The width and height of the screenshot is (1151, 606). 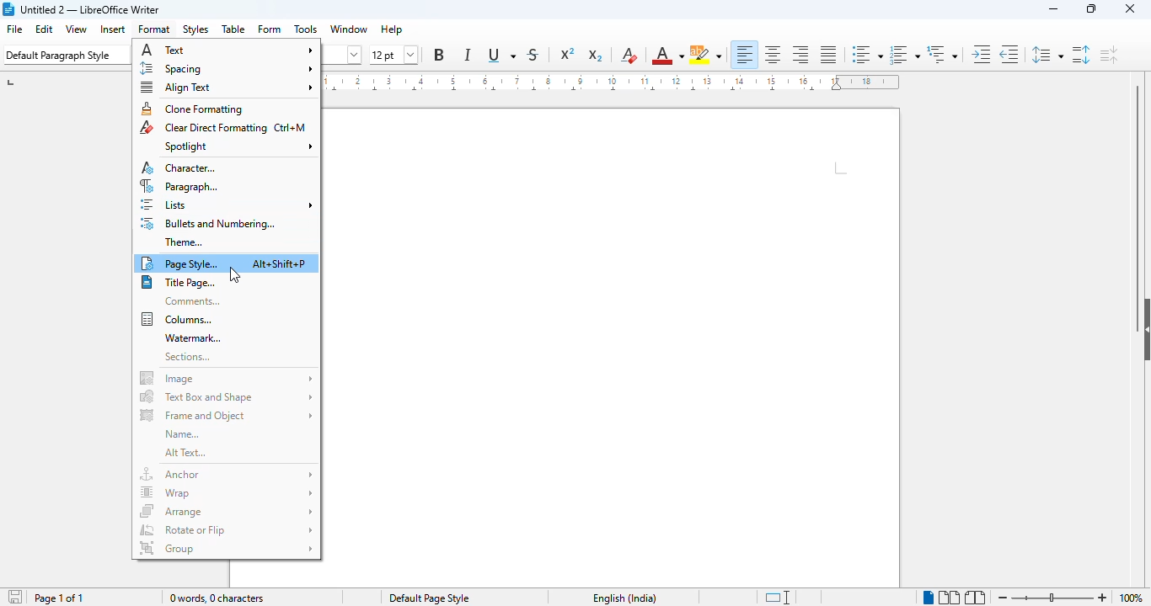 What do you see at coordinates (1102, 598) in the screenshot?
I see `zoom in` at bounding box center [1102, 598].